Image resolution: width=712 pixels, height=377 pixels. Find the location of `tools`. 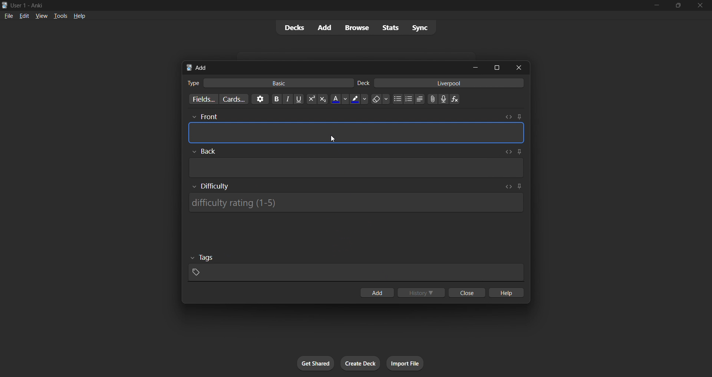

tools is located at coordinates (60, 16).